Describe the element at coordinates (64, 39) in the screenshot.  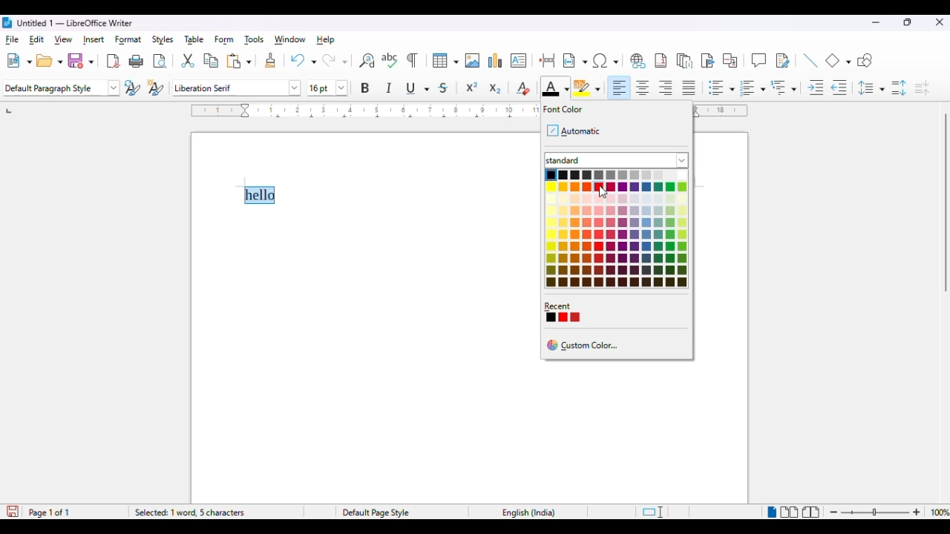
I see `view` at that location.